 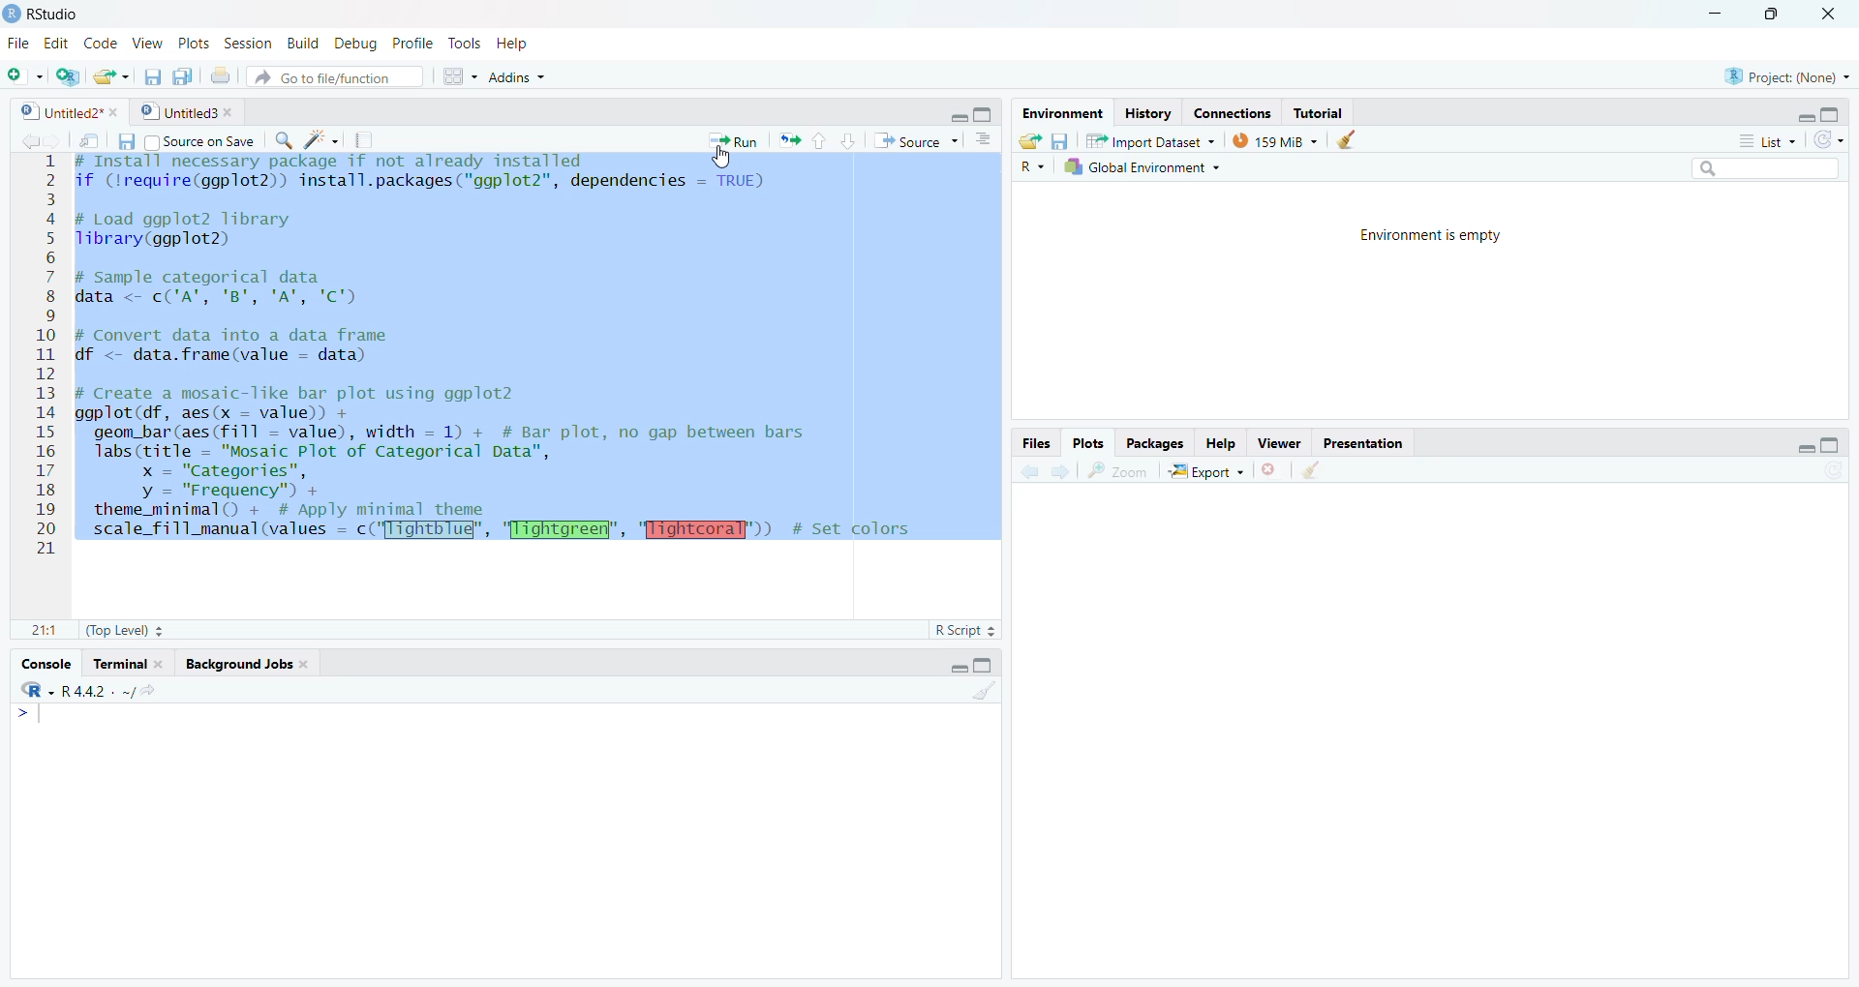 I want to click on Up, so click(x=818, y=141).